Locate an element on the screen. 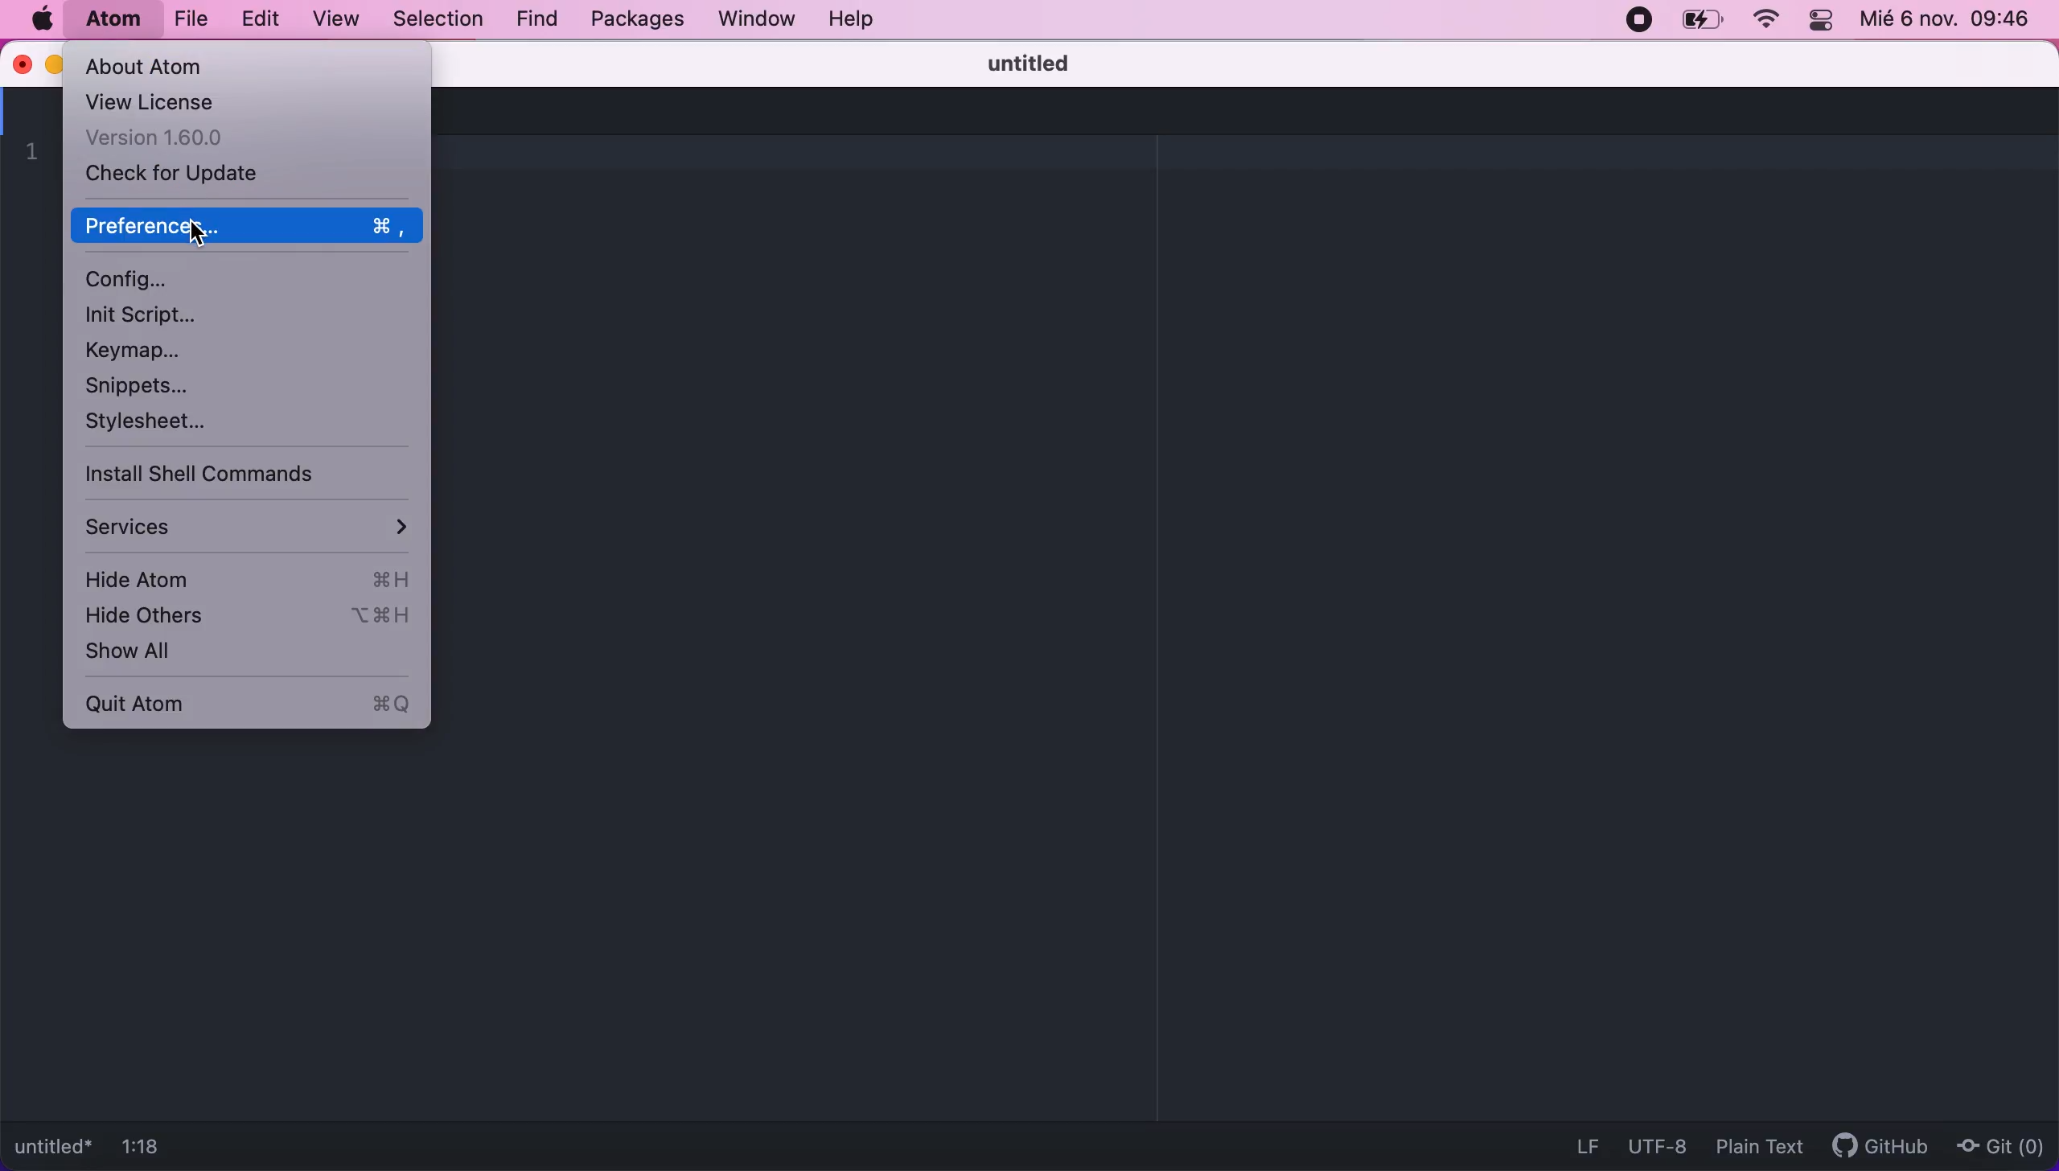 The height and width of the screenshot is (1171, 2059). minimize is located at coordinates (55, 63).